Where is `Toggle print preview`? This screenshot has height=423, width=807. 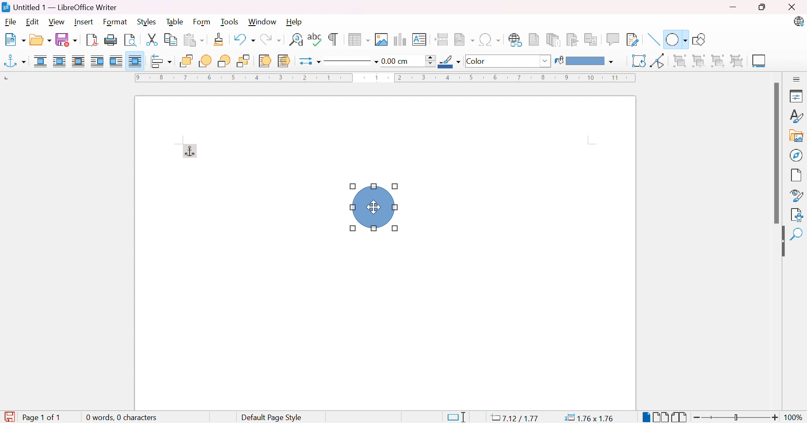
Toggle print preview is located at coordinates (131, 40).